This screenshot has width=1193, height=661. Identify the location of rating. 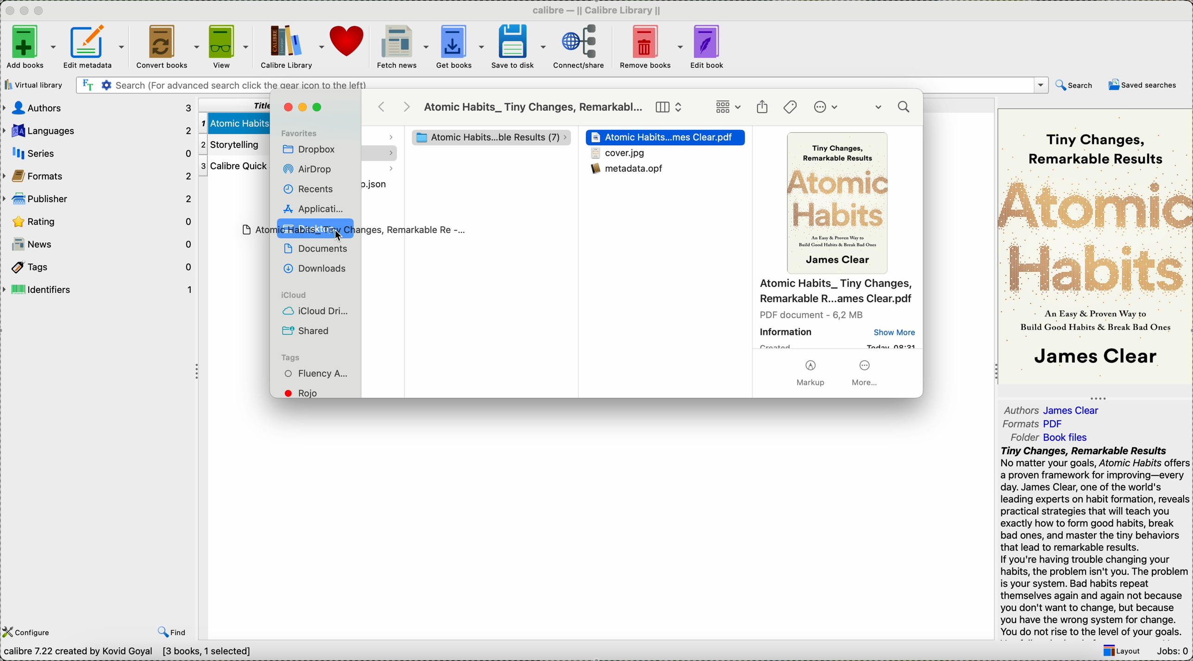
(100, 221).